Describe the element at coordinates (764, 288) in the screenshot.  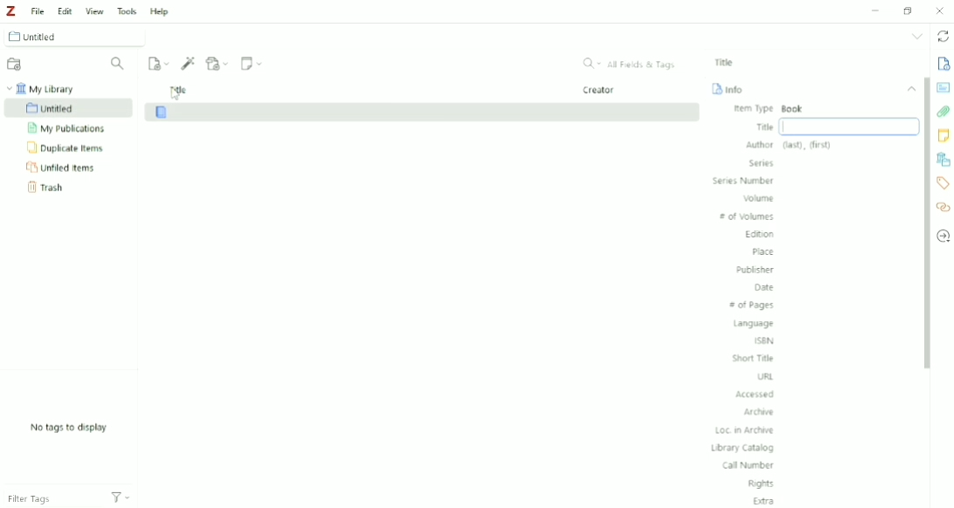
I see `Date` at that location.